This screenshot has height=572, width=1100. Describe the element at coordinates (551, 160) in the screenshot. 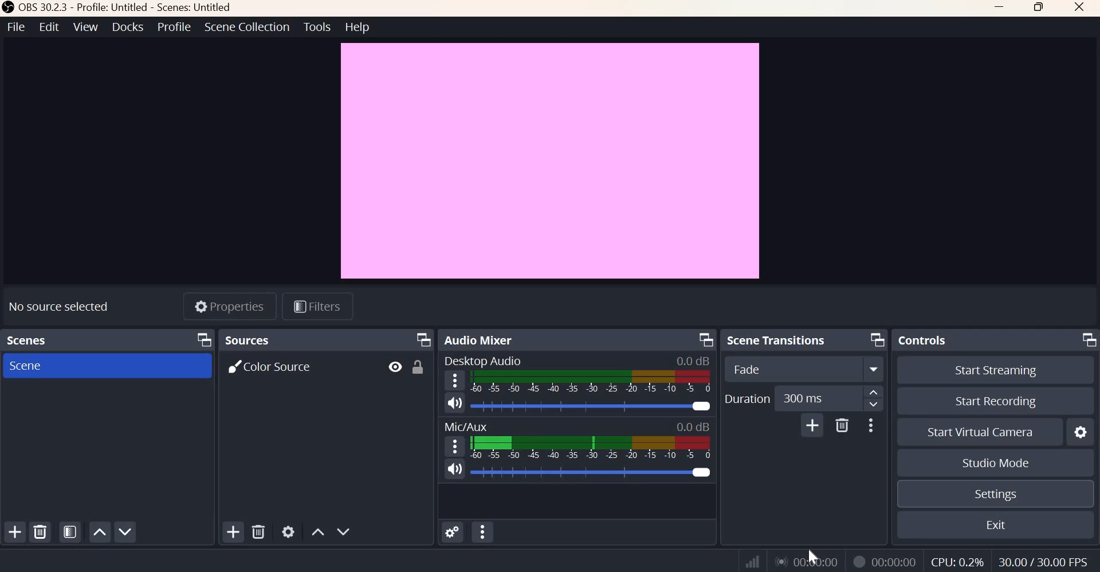

I see `canvas` at that location.